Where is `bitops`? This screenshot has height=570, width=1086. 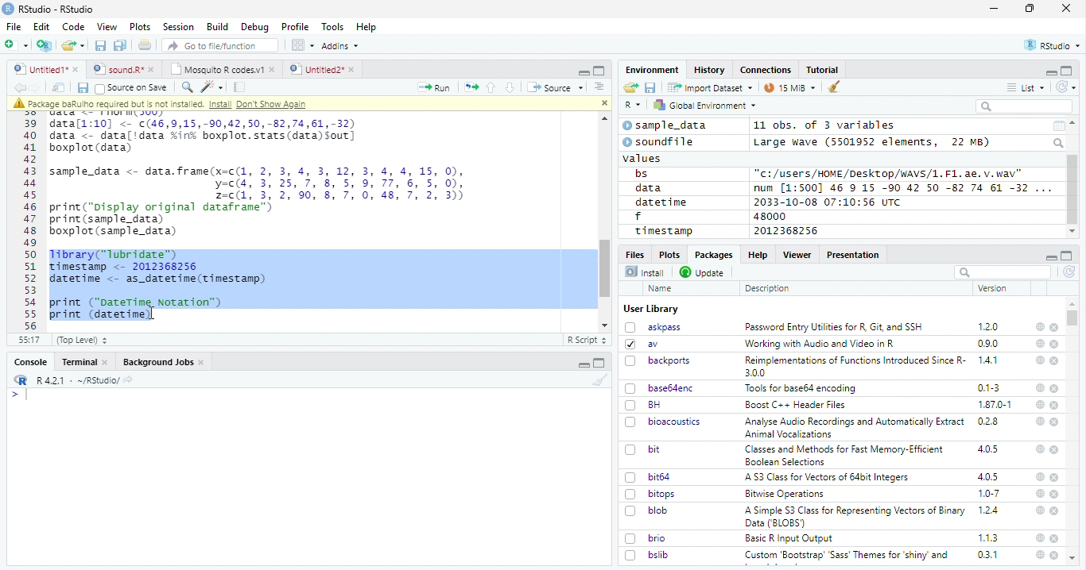 bitops is located at coordinates (651, 494).